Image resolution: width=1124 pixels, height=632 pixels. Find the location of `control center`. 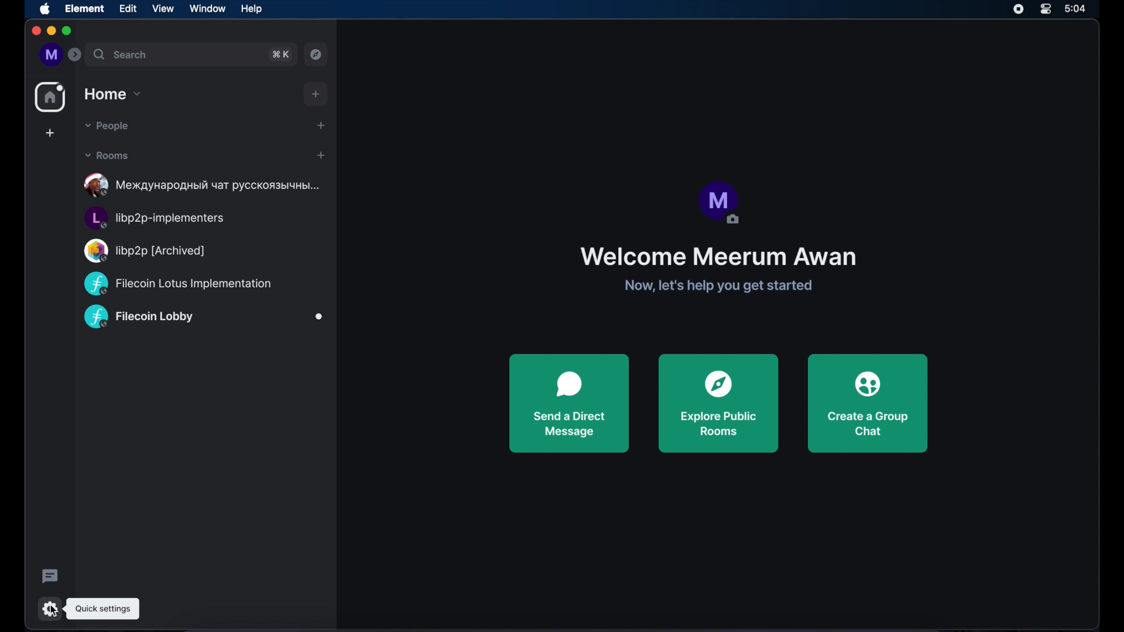

control center is located at coordinates (1046, 9).